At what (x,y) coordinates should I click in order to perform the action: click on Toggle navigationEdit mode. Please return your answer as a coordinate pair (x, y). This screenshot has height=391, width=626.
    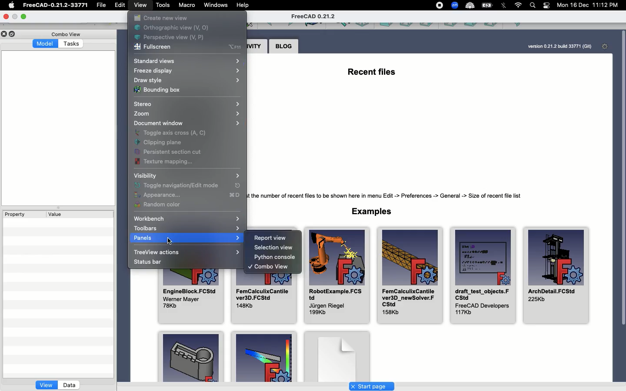
    Looking at the image, I should click on (188, 186).